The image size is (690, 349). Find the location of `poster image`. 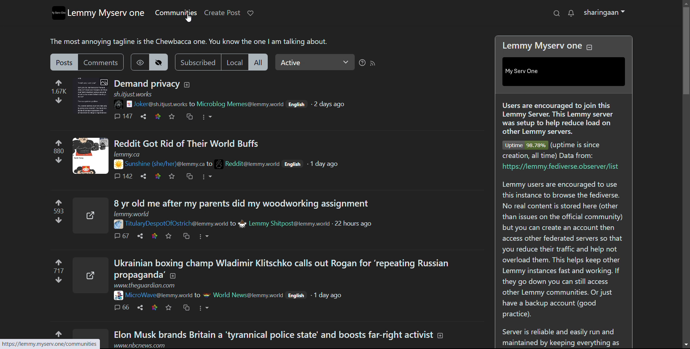

poster image is located at coordinates (123, 104).